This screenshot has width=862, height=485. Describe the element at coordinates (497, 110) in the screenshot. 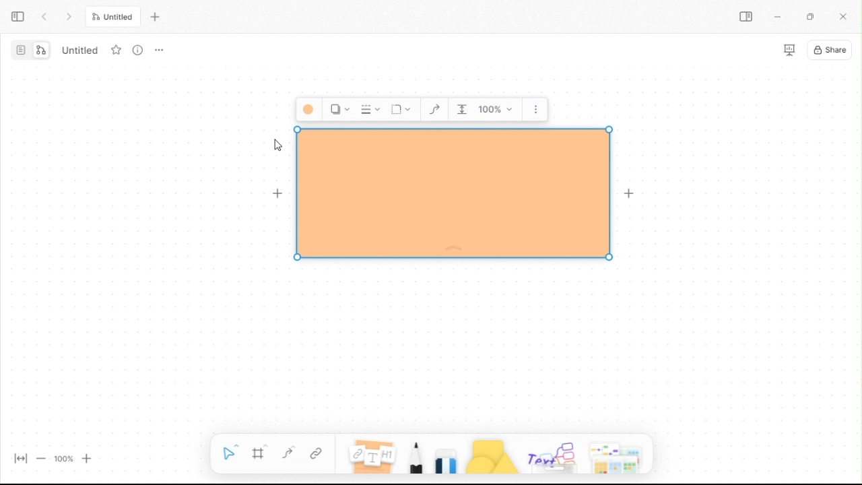

I see `Zoom` at that location.